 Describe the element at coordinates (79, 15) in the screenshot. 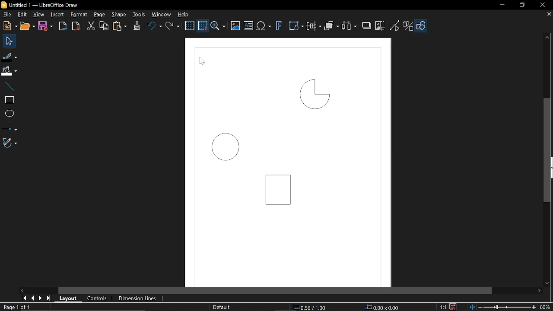

I see `Format` at that location.